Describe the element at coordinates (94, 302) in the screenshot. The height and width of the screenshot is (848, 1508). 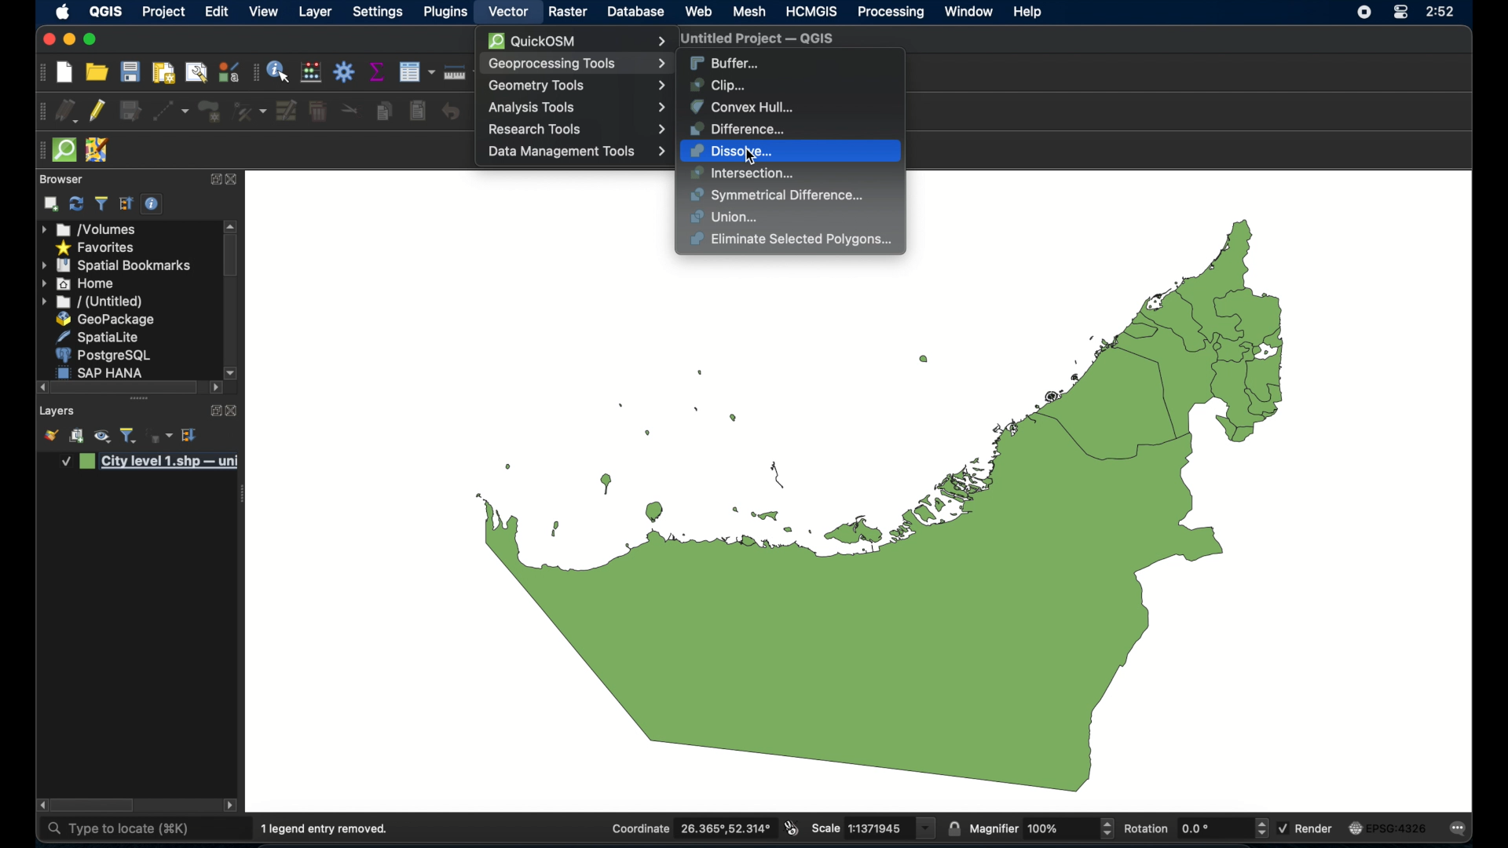
I see `untitled folder` at that location.